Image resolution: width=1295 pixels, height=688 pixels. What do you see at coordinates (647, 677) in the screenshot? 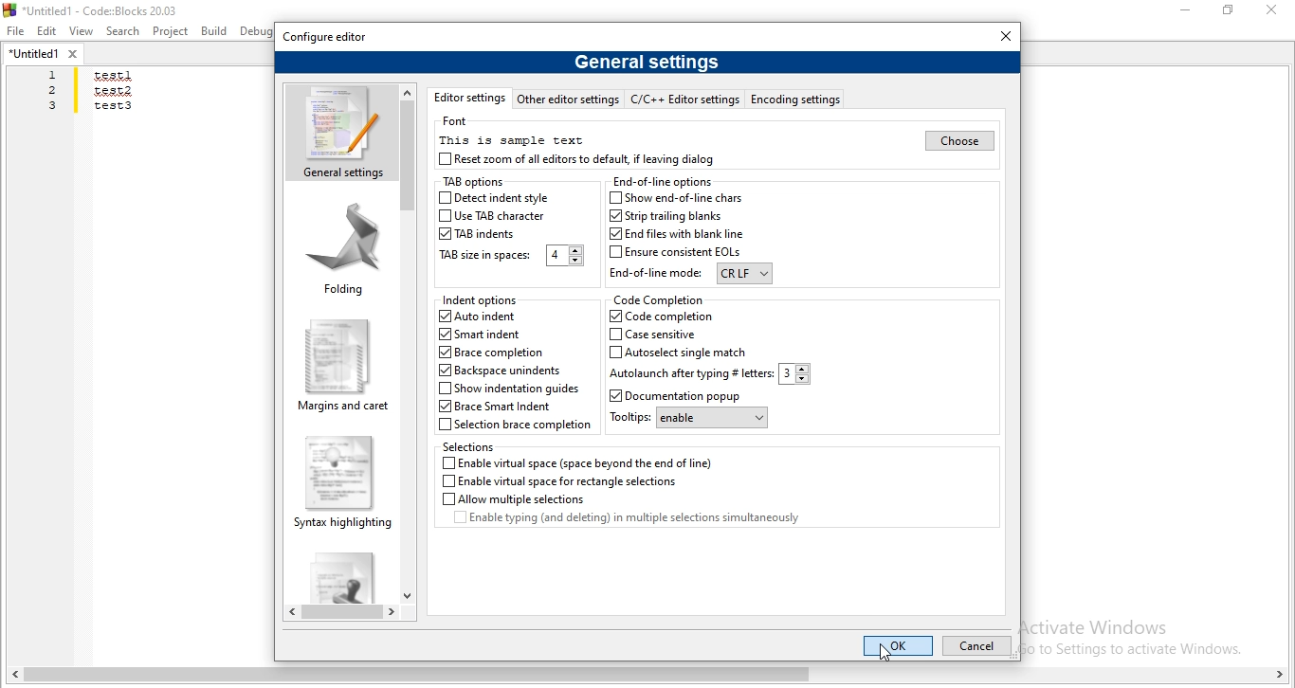
I see `scroll bar` at bounding box center [647, 677].